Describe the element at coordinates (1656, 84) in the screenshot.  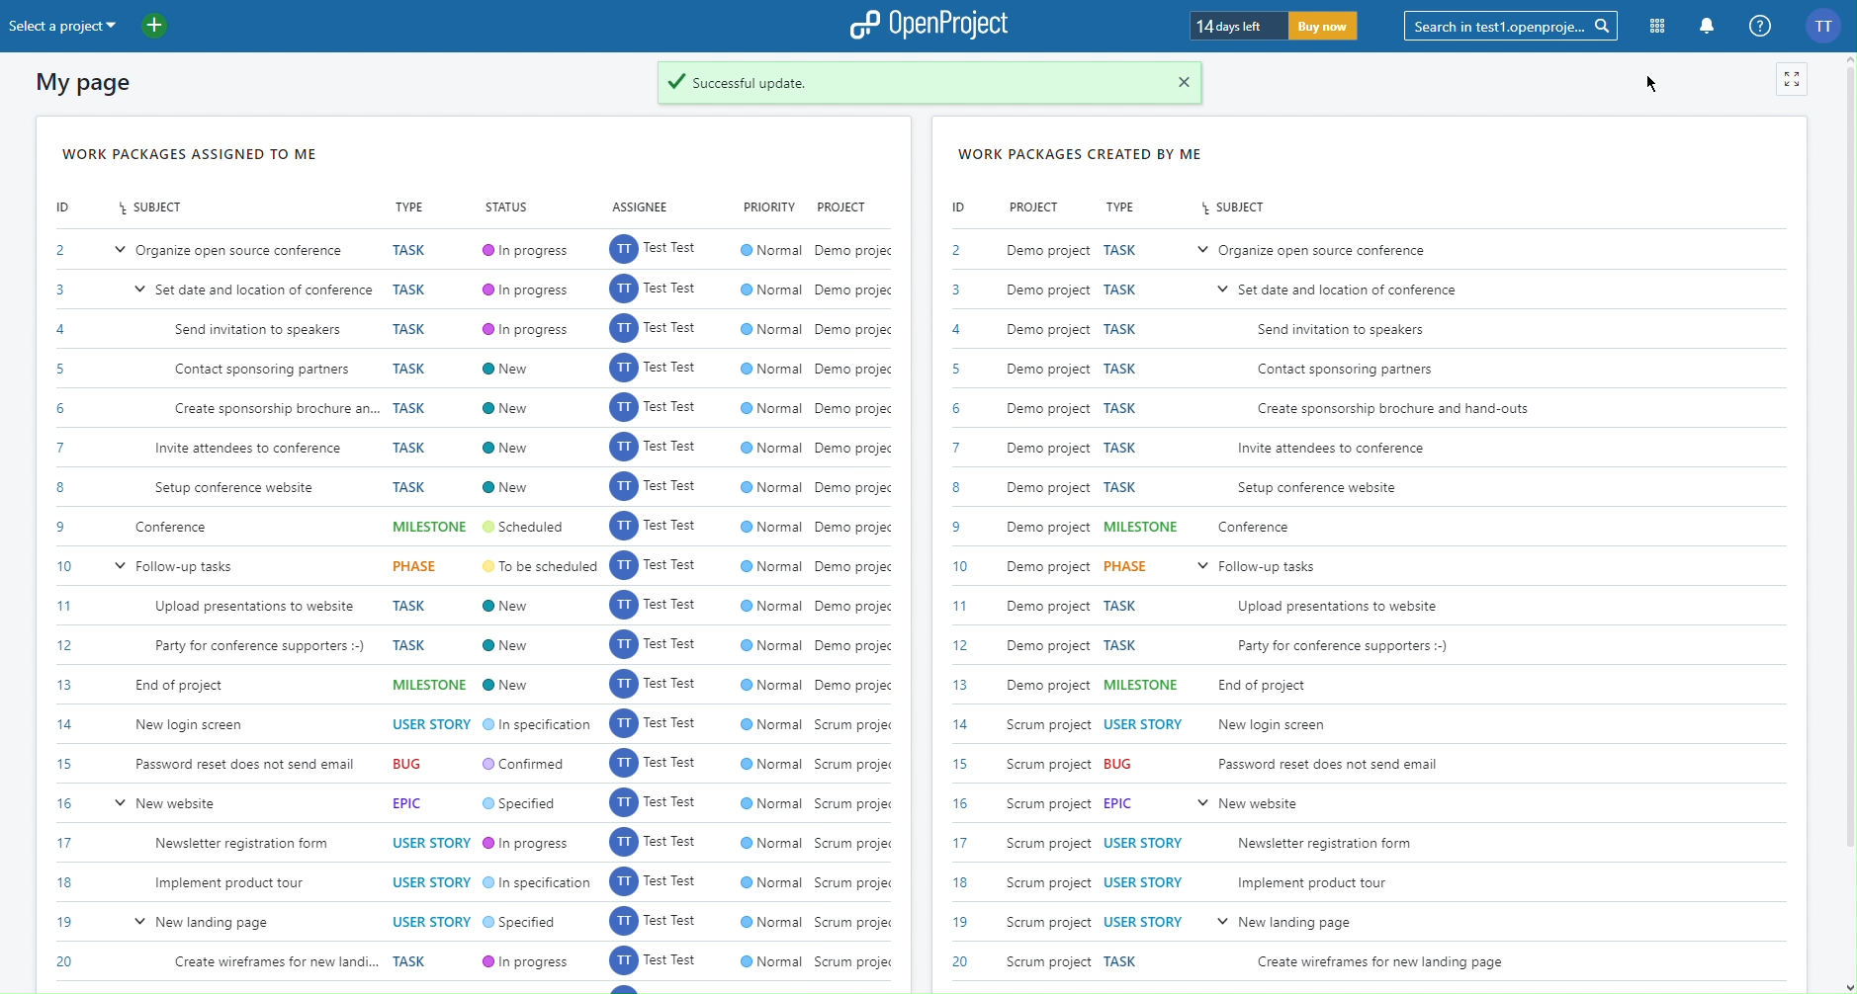
I see `Cursor` at that location.